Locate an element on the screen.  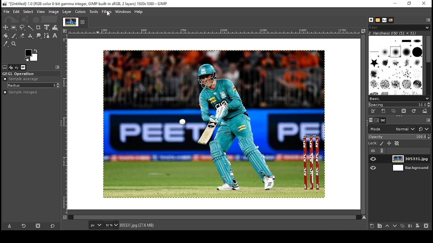
channels is located at coordinates (377, 121).